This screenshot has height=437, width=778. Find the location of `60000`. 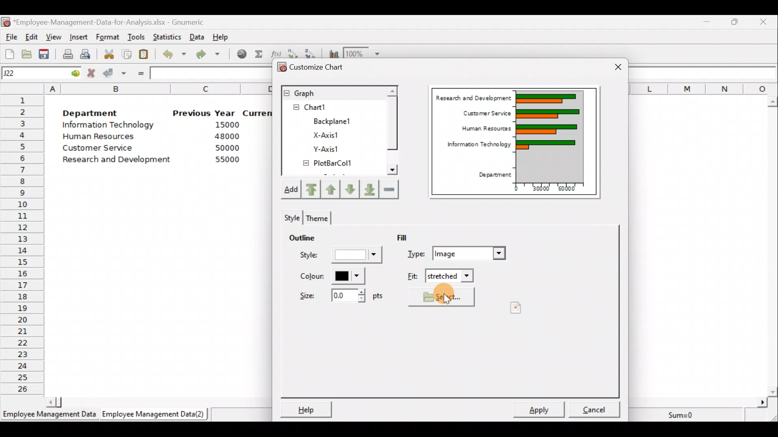

60000 is located at coordinates (566, 189).